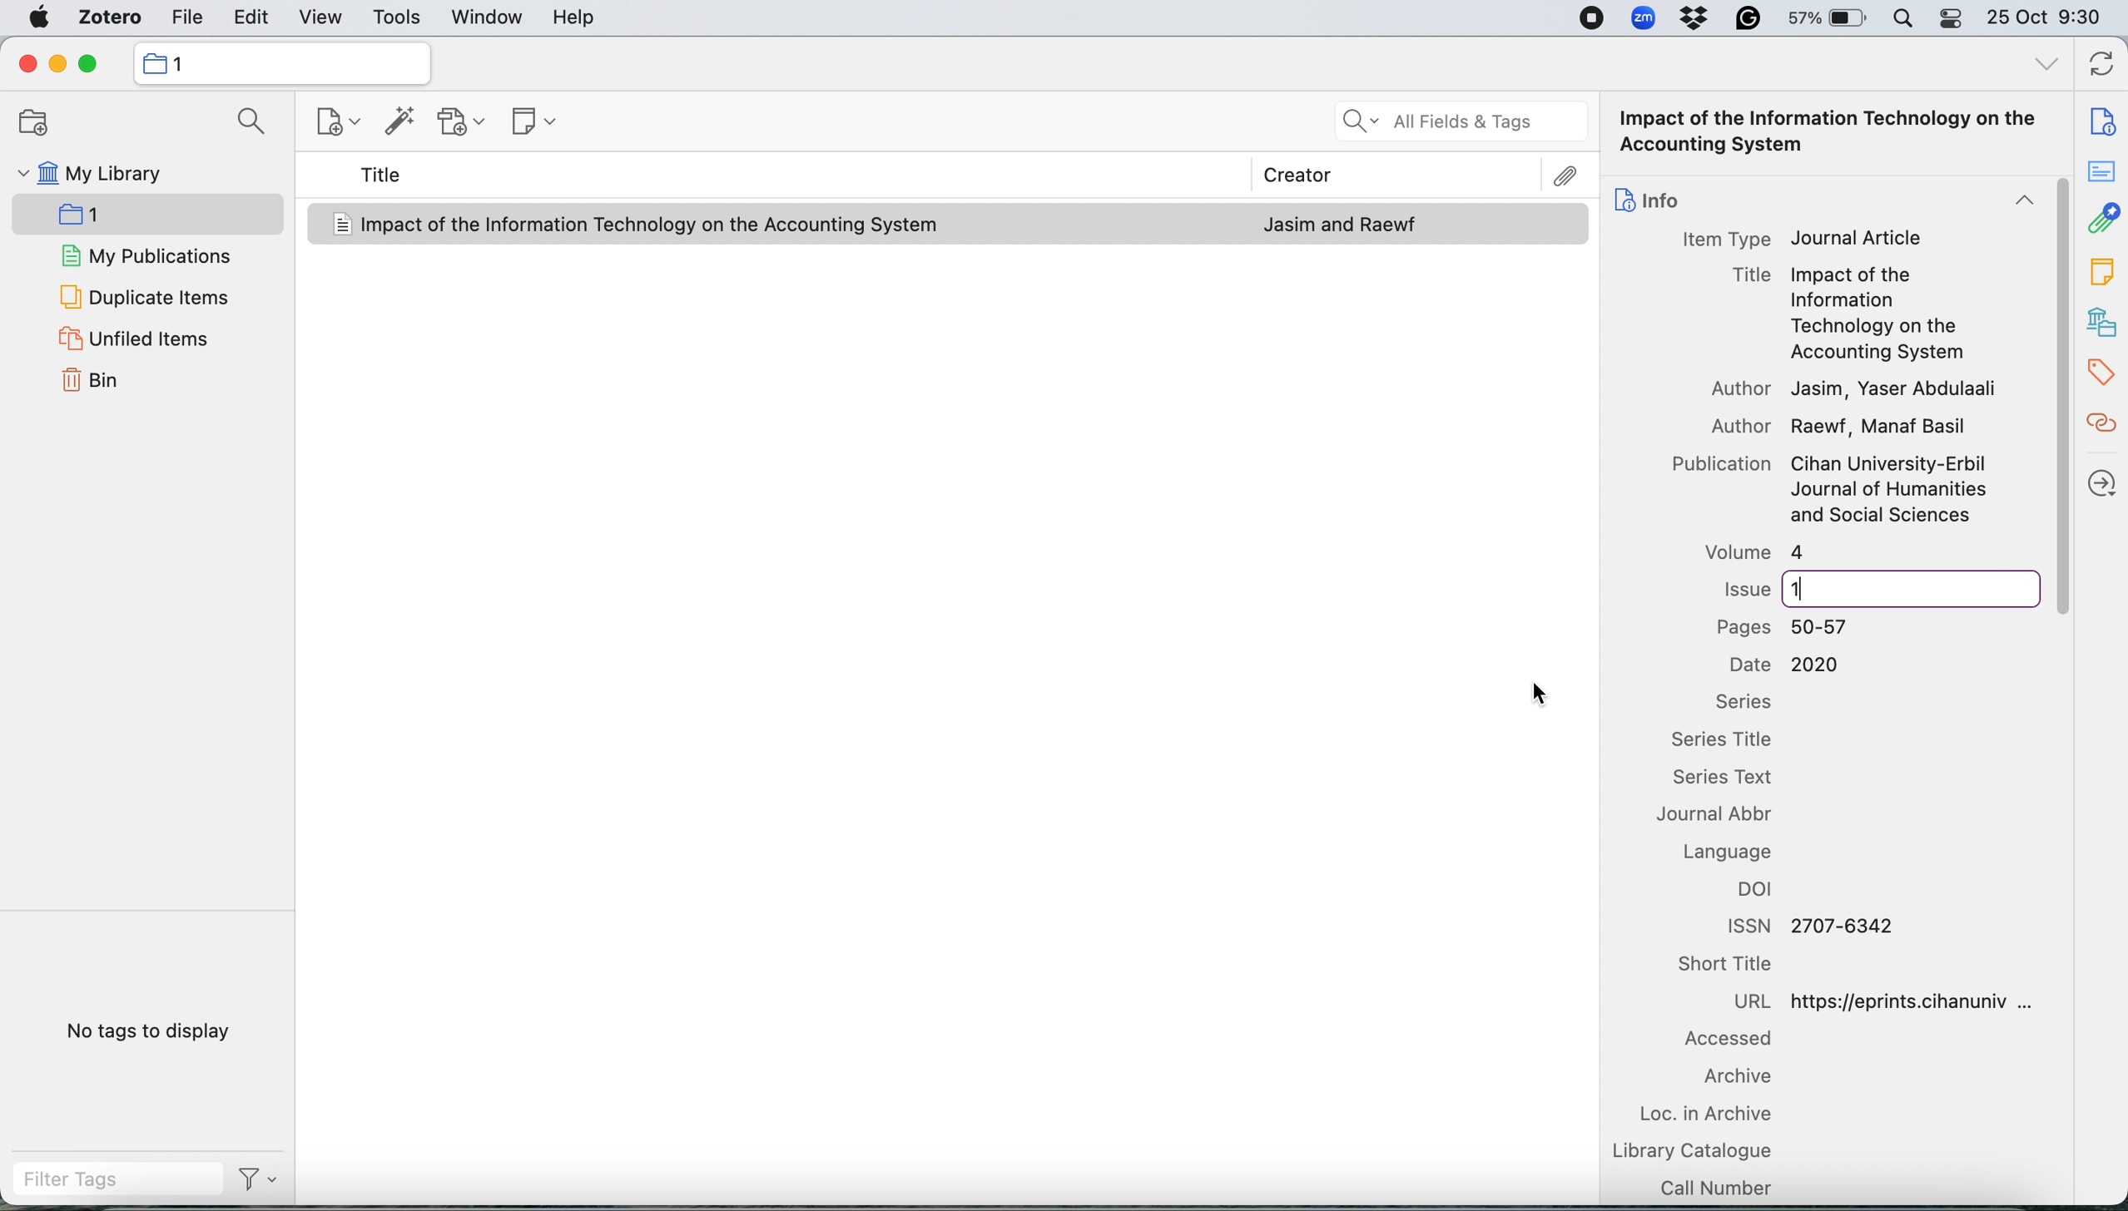 This screenshot has width=2128, height=1211. What do you see at coordinates (1696, 1149) in the screenshot?
I see `library catalogue` at bounding box center [1696, 1149].